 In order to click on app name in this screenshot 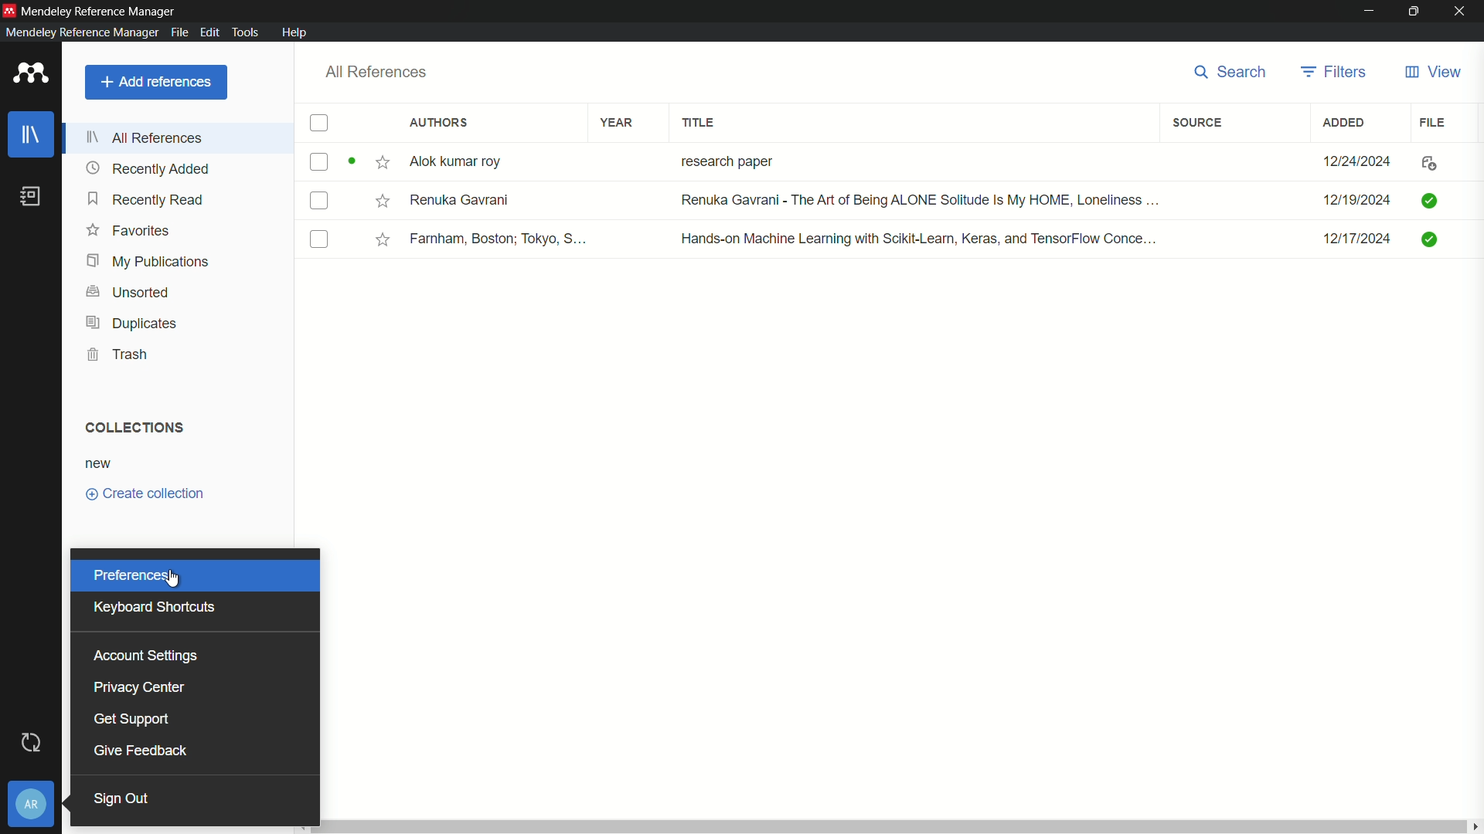, I will do `click(100, 10)`.